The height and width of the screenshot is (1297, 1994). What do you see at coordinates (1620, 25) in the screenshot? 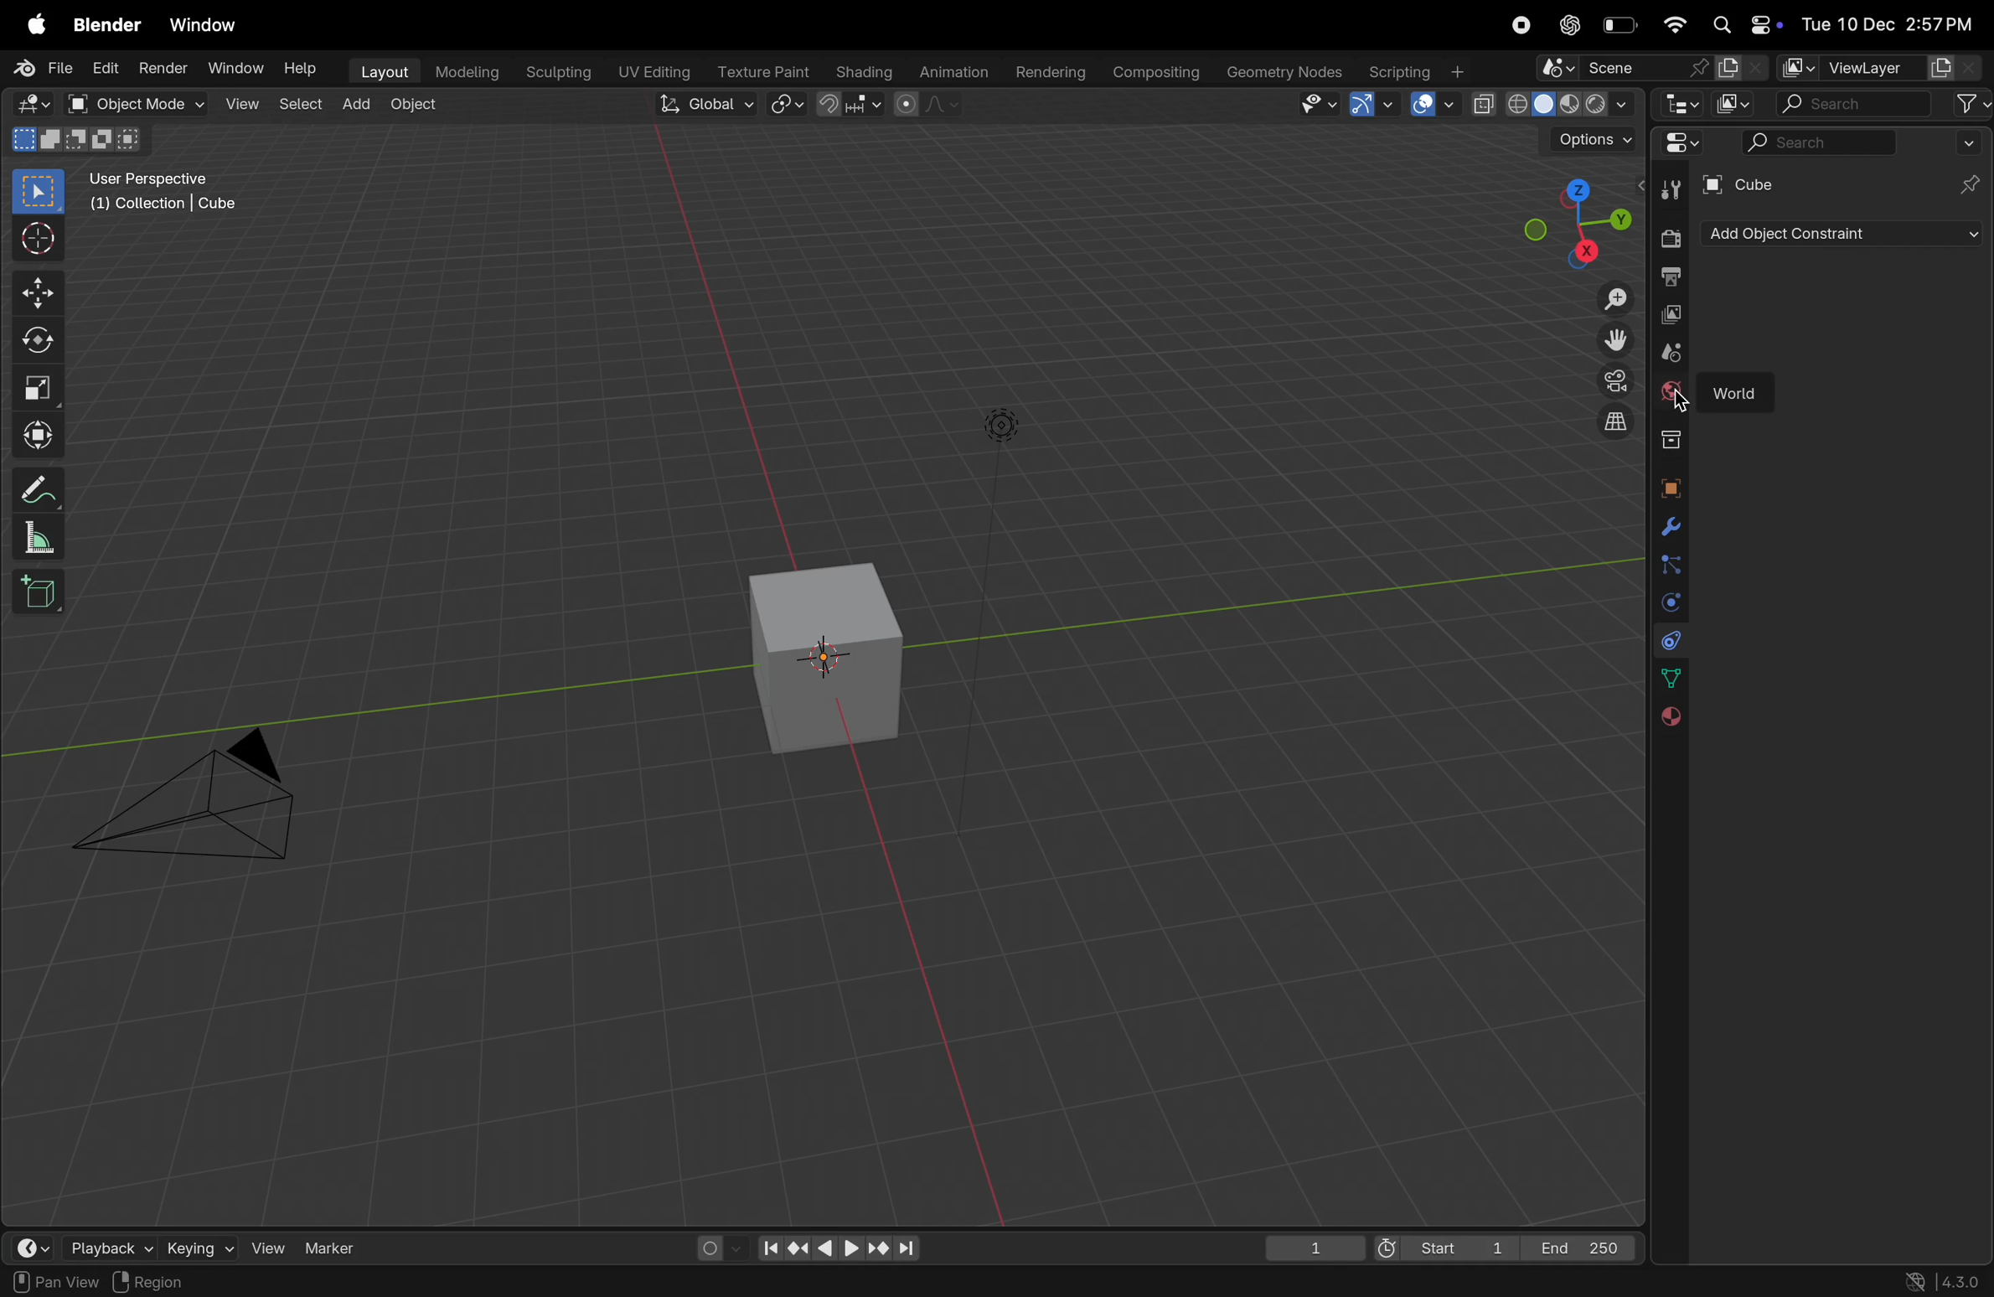
I see `battery` at bounding box center [1620, 25].